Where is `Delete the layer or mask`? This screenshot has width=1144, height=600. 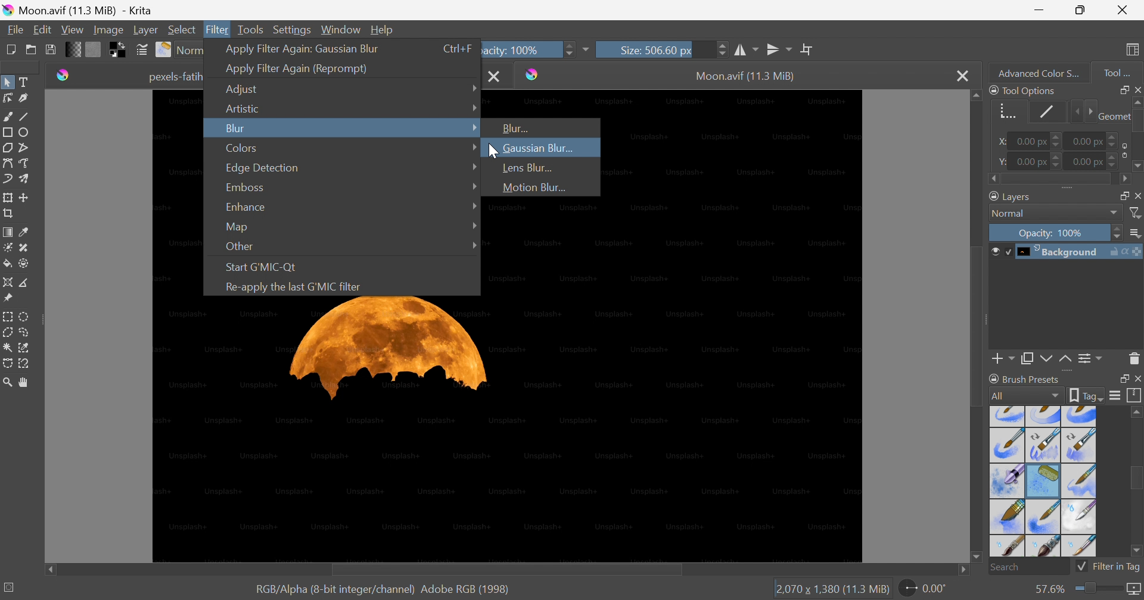 Delete the layer or mask is located at coordinates (1134, 361).